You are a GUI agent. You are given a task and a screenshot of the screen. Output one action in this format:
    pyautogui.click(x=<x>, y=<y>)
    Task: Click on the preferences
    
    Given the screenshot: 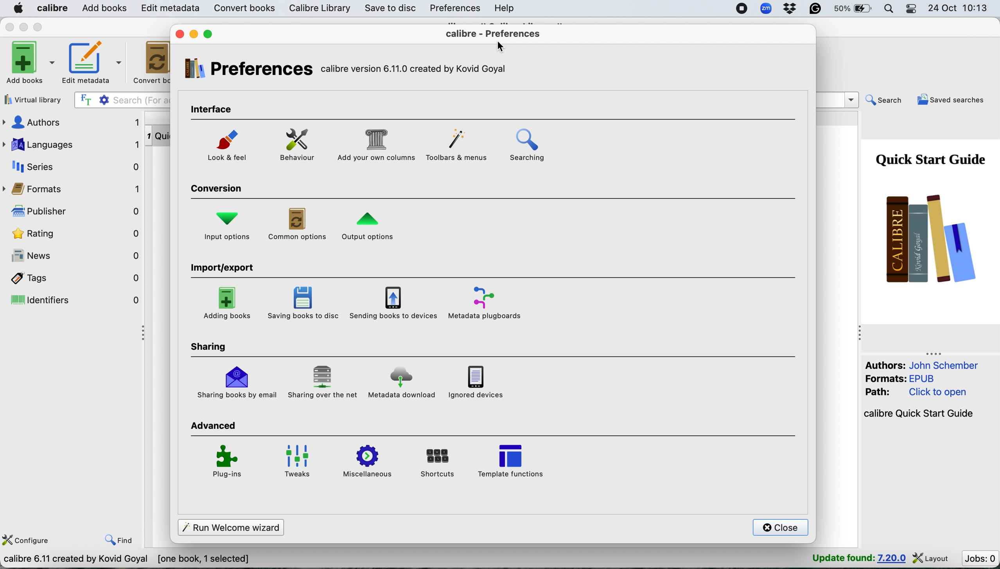 What is the action you would take?
    pyautogui.click(x=456, y=9)
    